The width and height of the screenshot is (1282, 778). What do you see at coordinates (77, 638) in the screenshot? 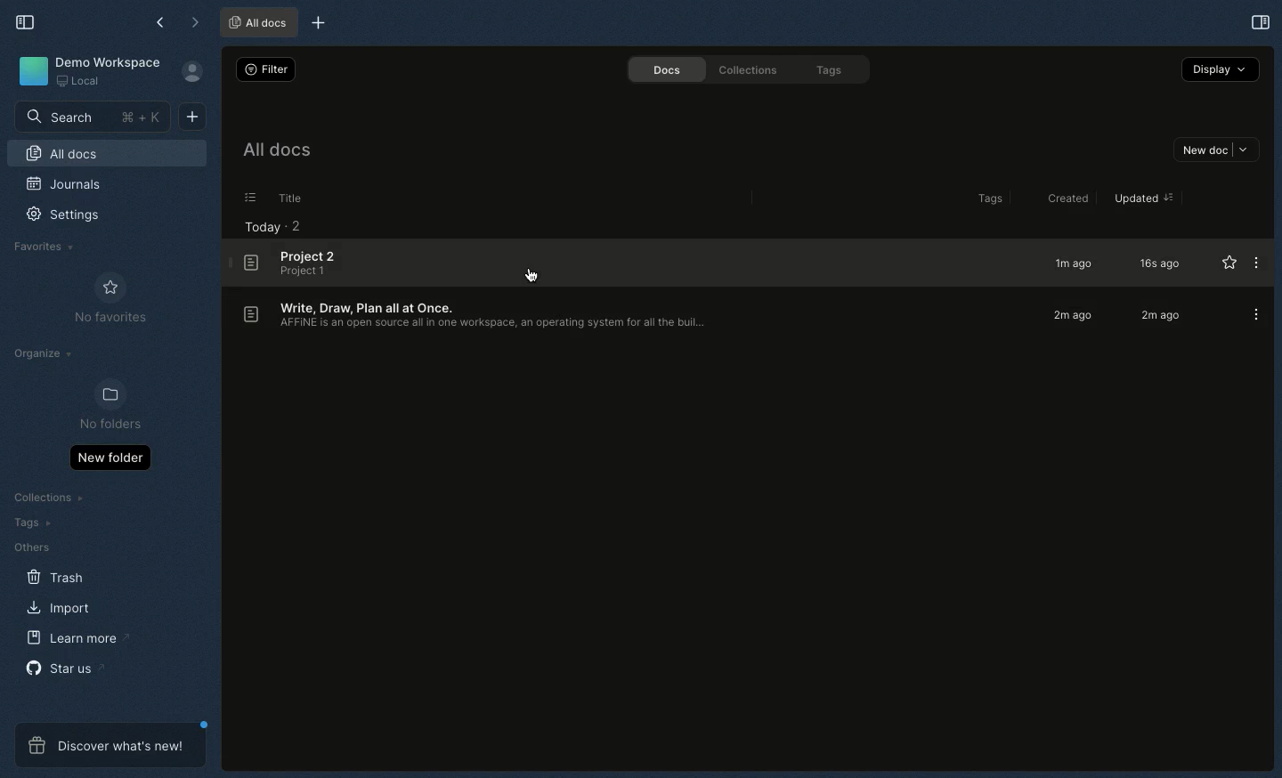
I see `Learn more` at bounding box center [77, 638].